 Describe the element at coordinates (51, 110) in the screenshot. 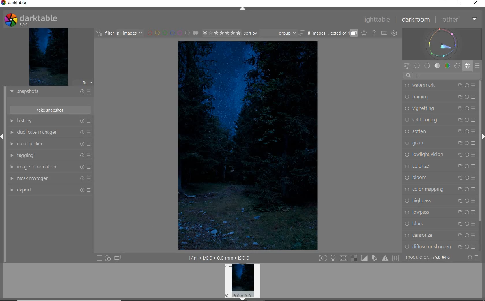

I see `TAKE SNAPSHOT` at that location.